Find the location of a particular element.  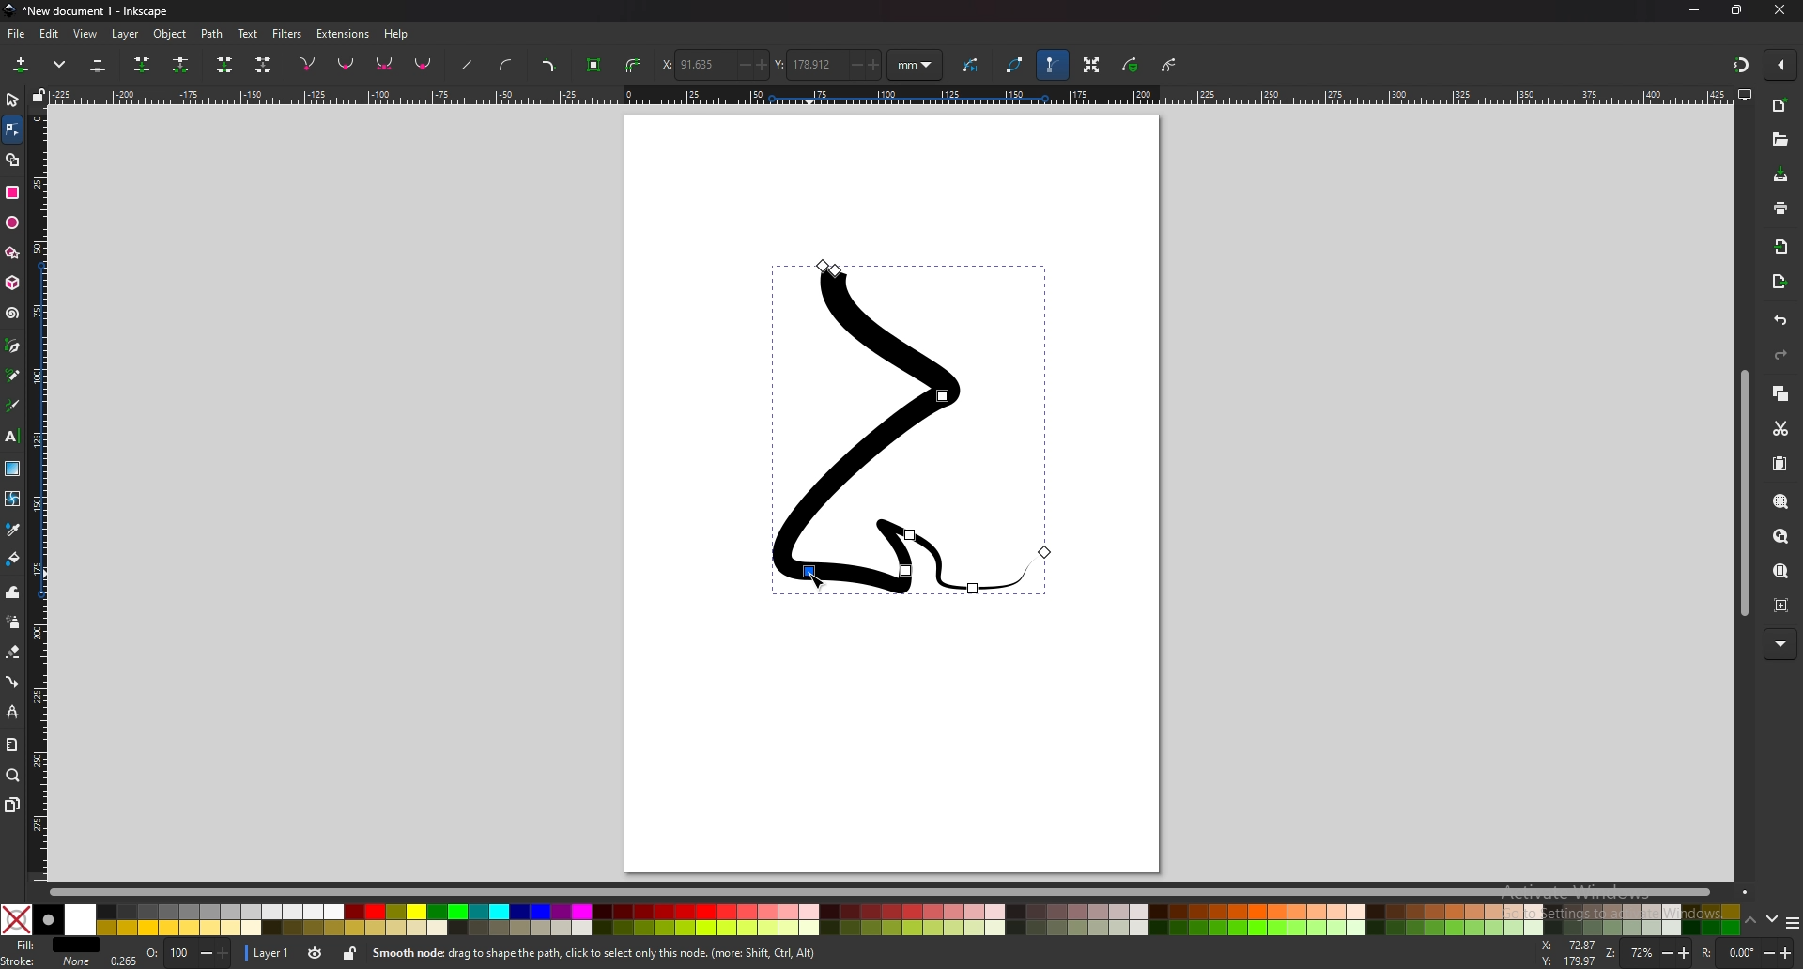

vertical scale is located at coordinates (40, 490).